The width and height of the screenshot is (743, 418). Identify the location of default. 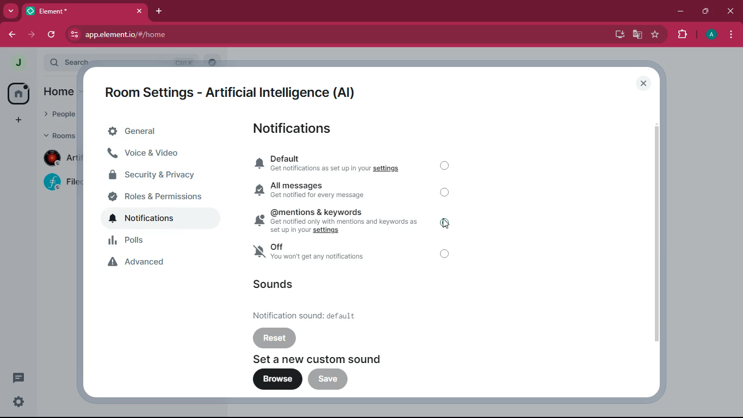
(314, 315).